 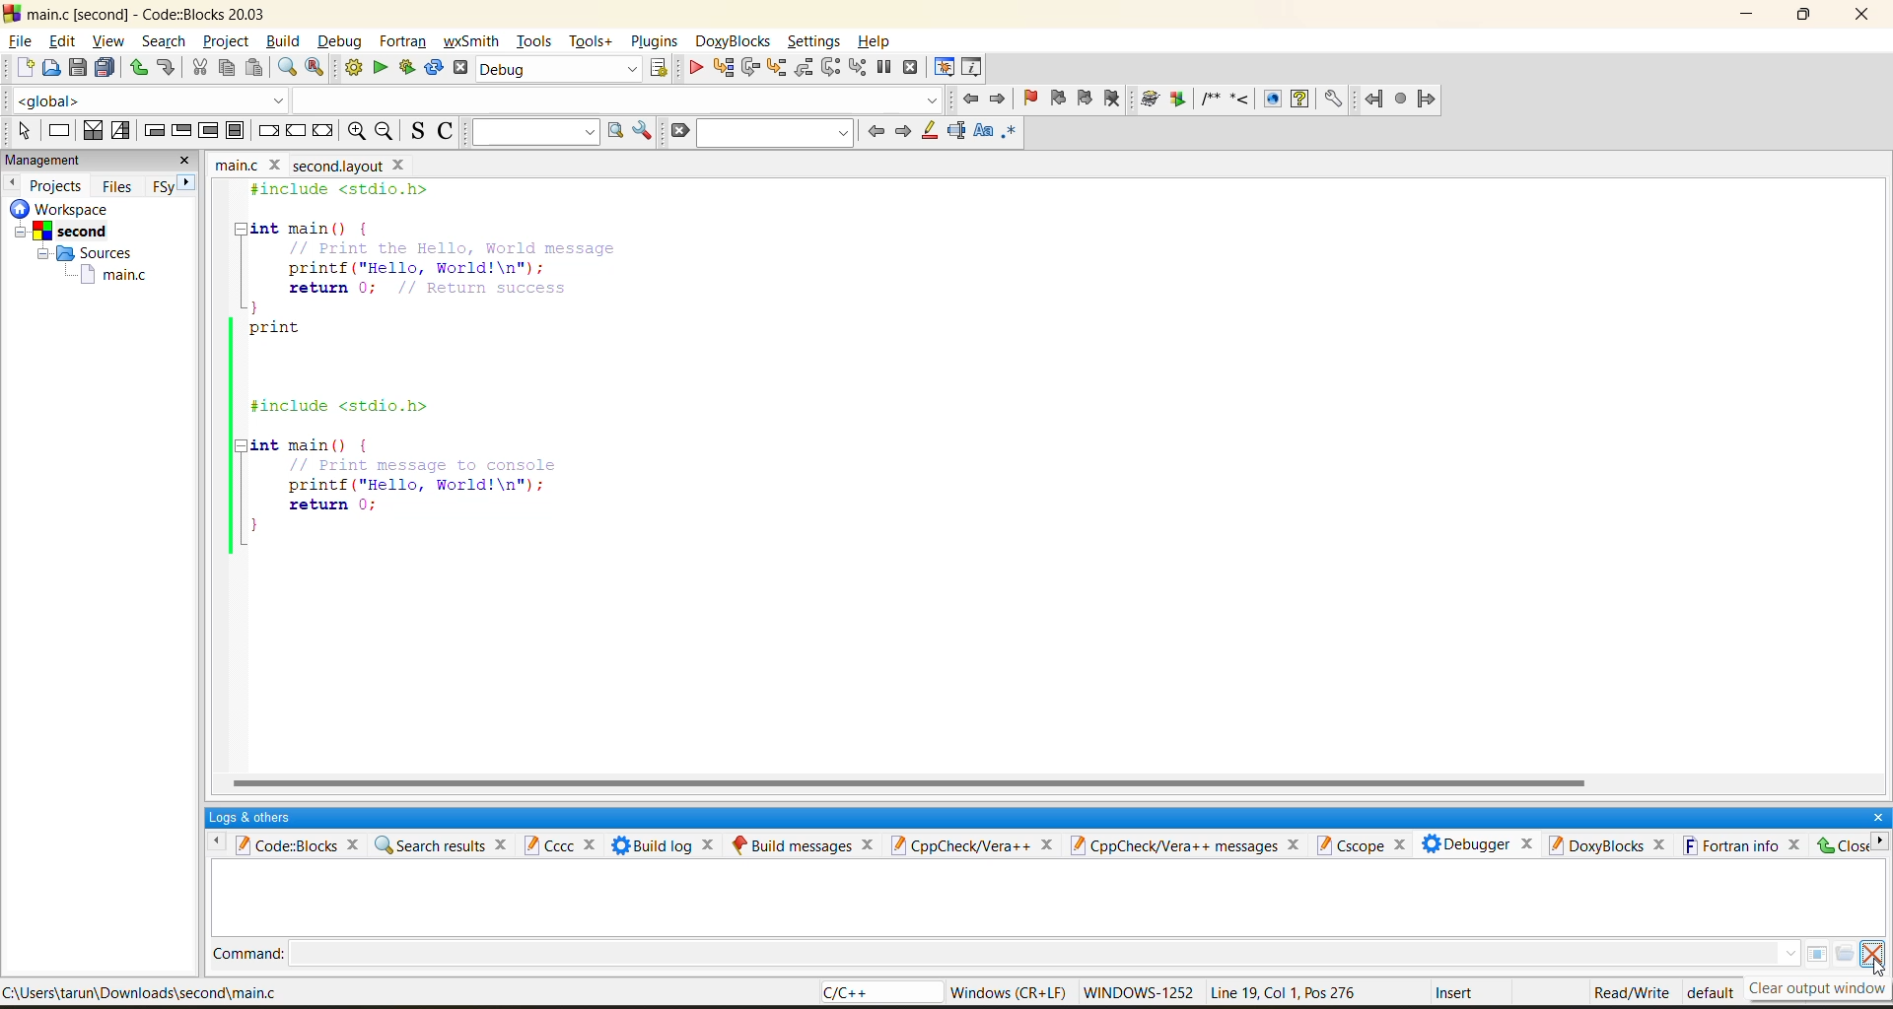 I want to click on doxyblocks, so click(x=734, y=39).